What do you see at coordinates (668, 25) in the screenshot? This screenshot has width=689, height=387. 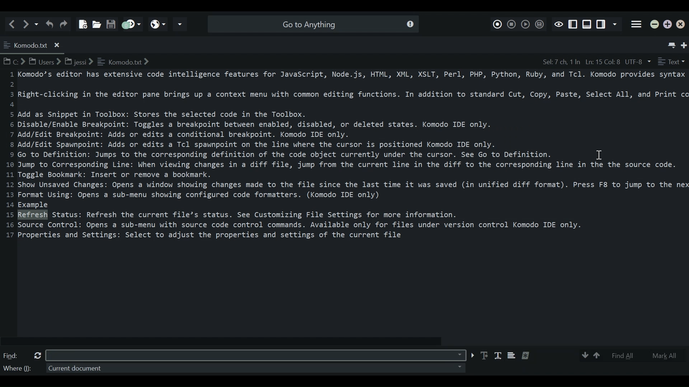 I see `Restore` at bounding box center [668, 25].